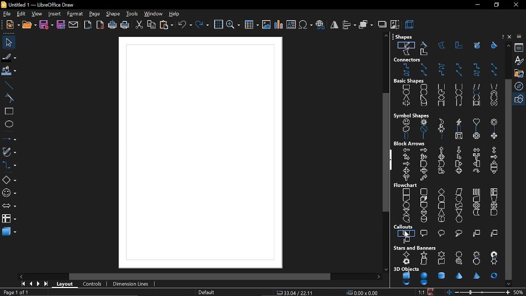 The height and width of the screenshot is (296, 526). Describe the element at coordinates (306, 25) in the screenshot. I see `insert symbol` at that location.